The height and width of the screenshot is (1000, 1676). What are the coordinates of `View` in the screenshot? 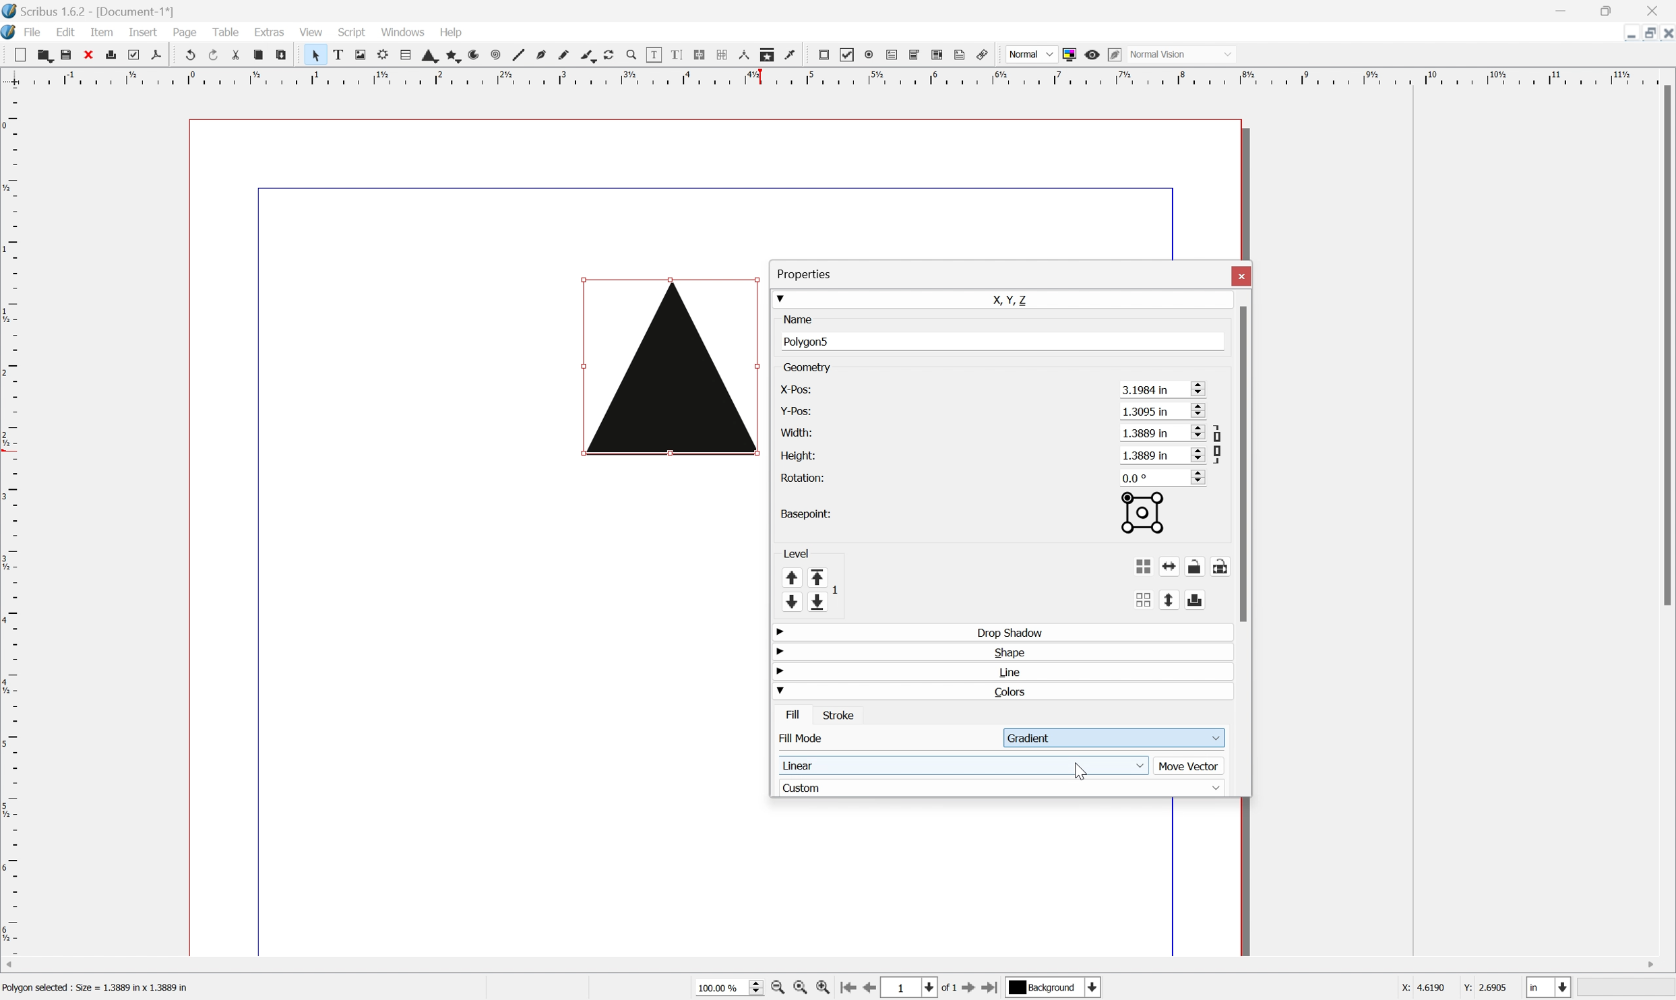 It's located at (313, 32).